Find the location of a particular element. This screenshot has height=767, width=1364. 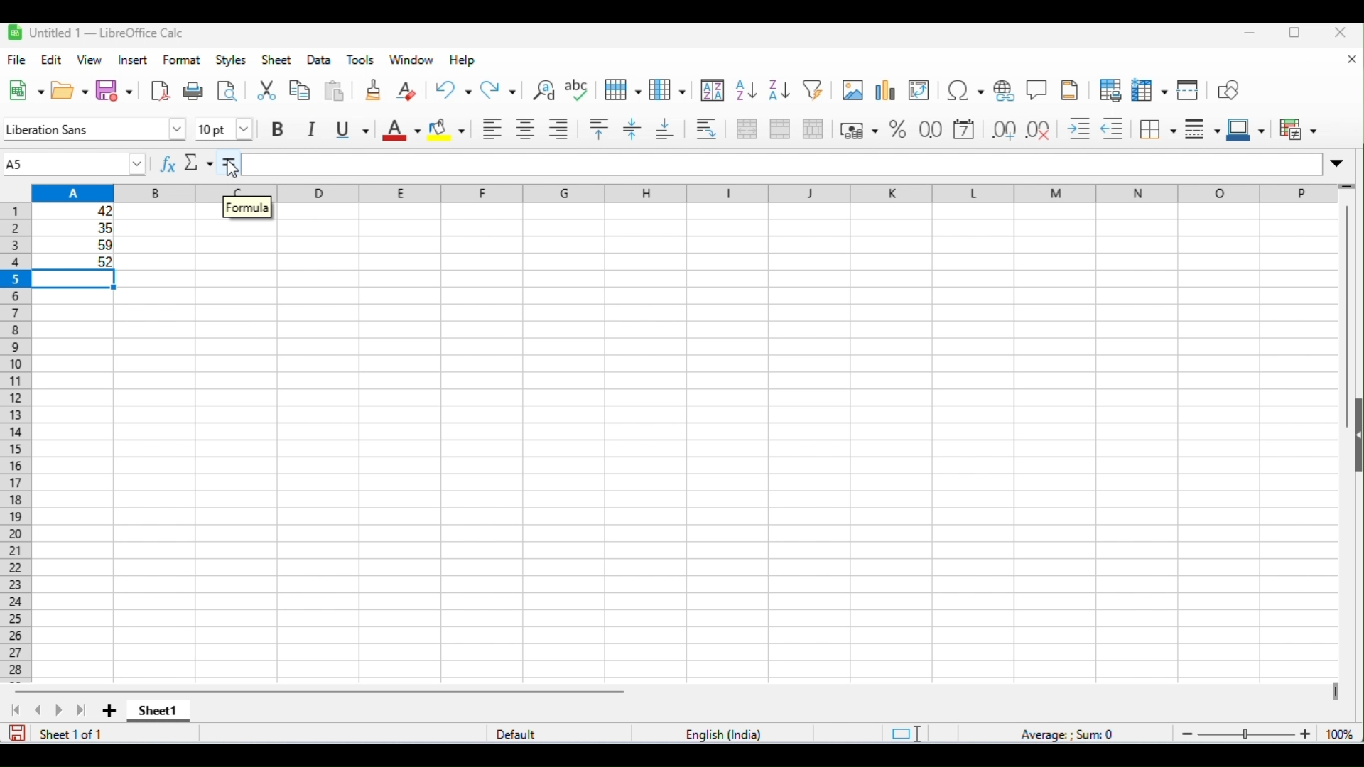

conditional is located at coordinates (1297, 130).